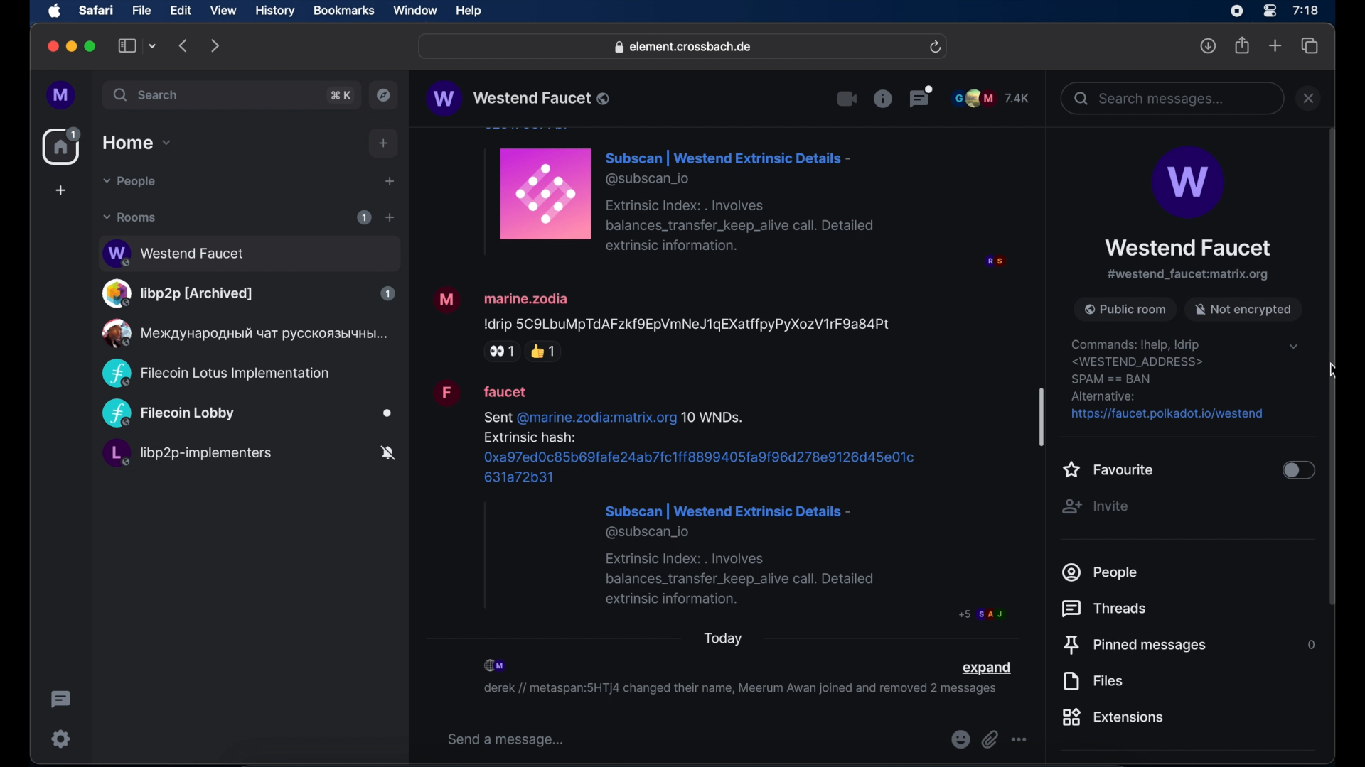 This screenshot has width=1365, height=767. I want to click on message, so click(663, 322).